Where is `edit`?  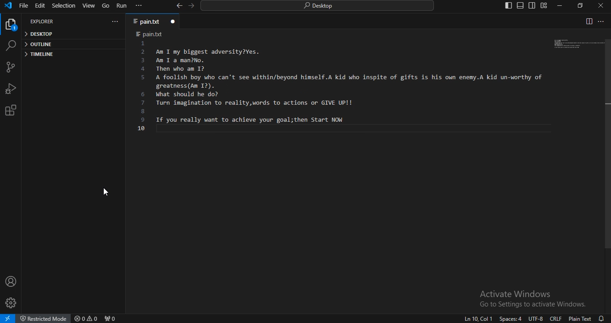
edit is located at coordinates (40, 6).